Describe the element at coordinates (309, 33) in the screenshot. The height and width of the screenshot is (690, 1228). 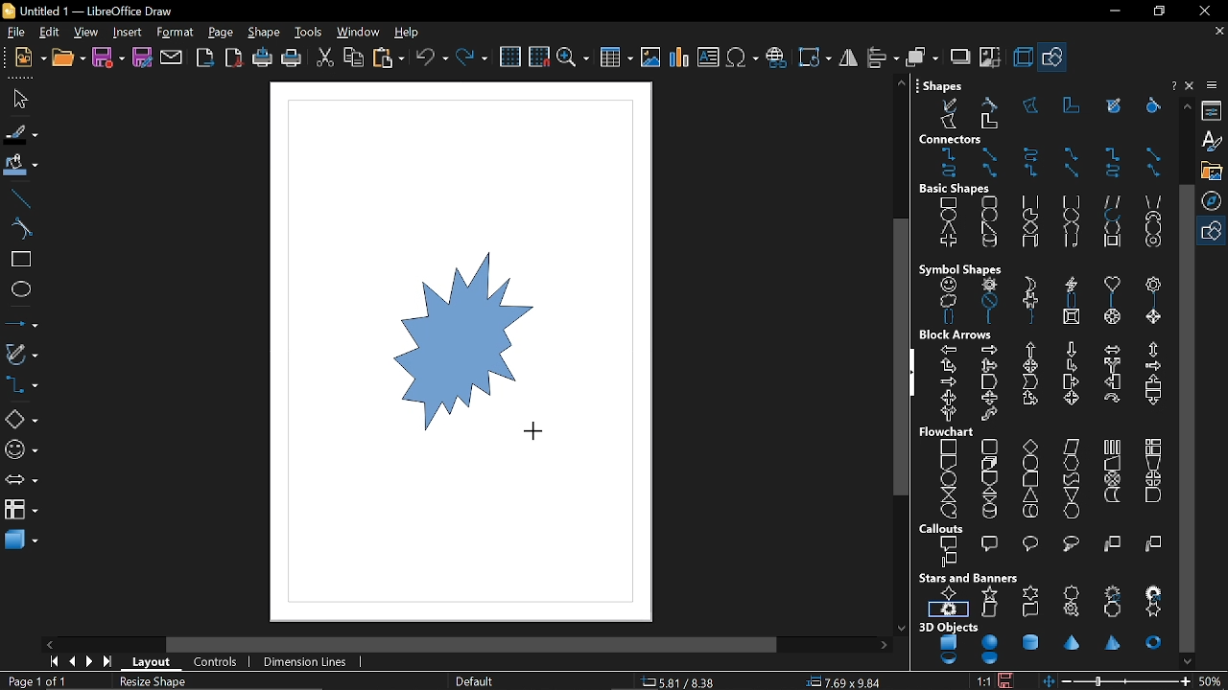
I see `tools` at that location.